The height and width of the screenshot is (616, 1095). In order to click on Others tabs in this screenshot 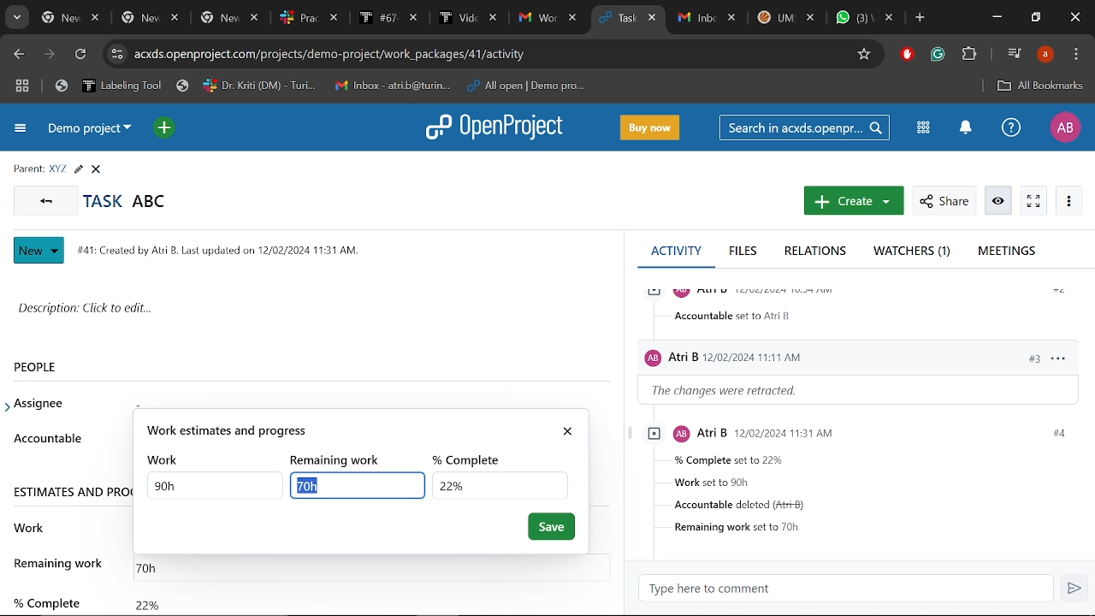, I will do `click(311, 18)`.